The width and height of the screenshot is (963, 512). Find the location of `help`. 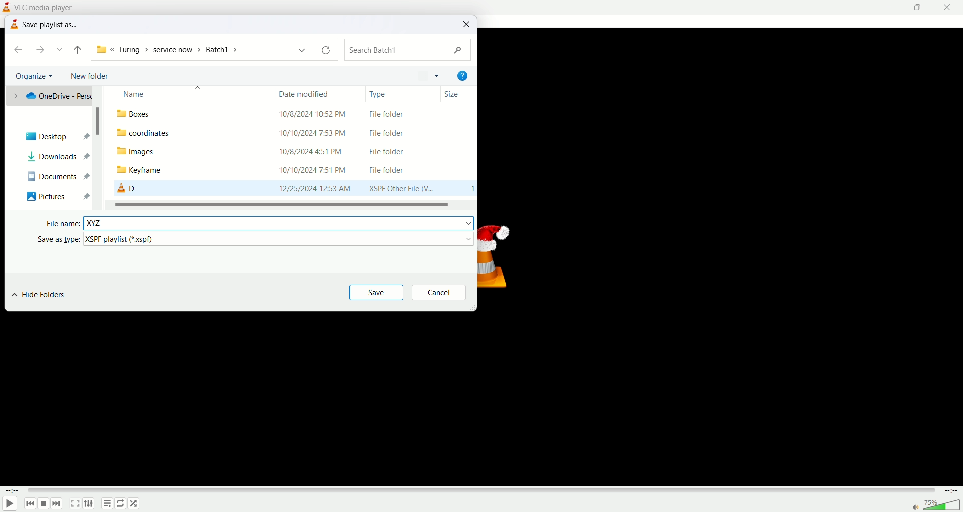

help is located at coordinates (462, 76).